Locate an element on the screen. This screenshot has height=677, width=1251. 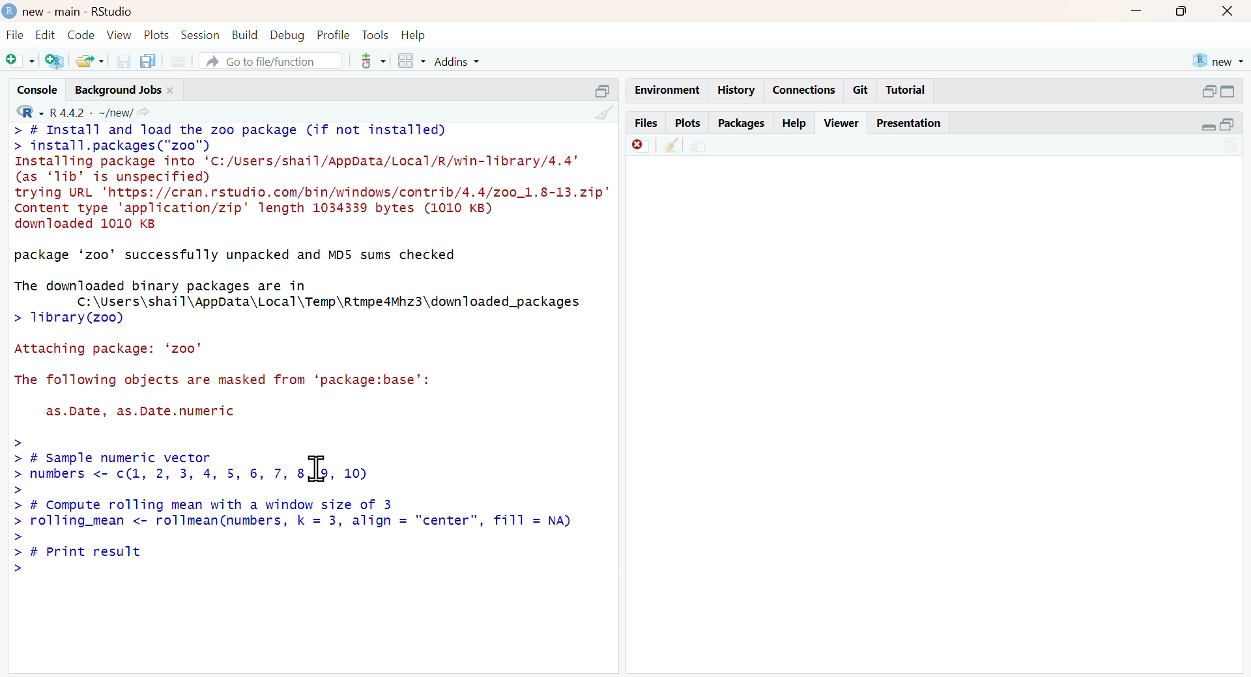
open in separate window is located at coordinates (604, 91).